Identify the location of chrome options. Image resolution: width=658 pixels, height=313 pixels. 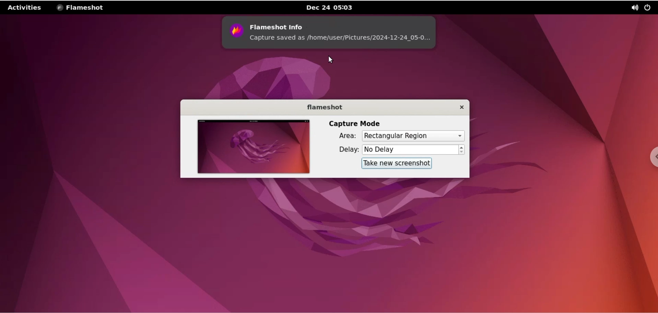
(653, 156).